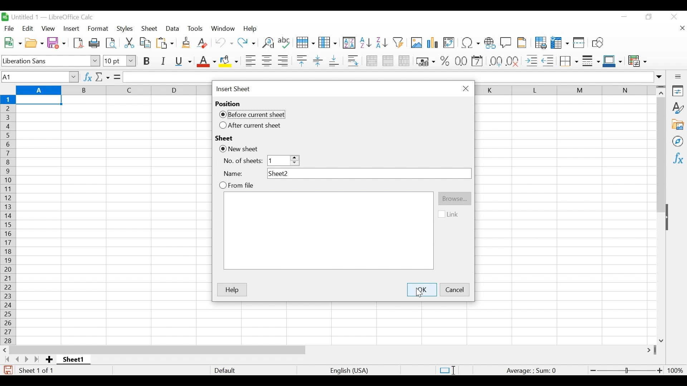  Describe the element at coordinates (394, 78) in the screenshot. I see `Formular Bar` at that location.